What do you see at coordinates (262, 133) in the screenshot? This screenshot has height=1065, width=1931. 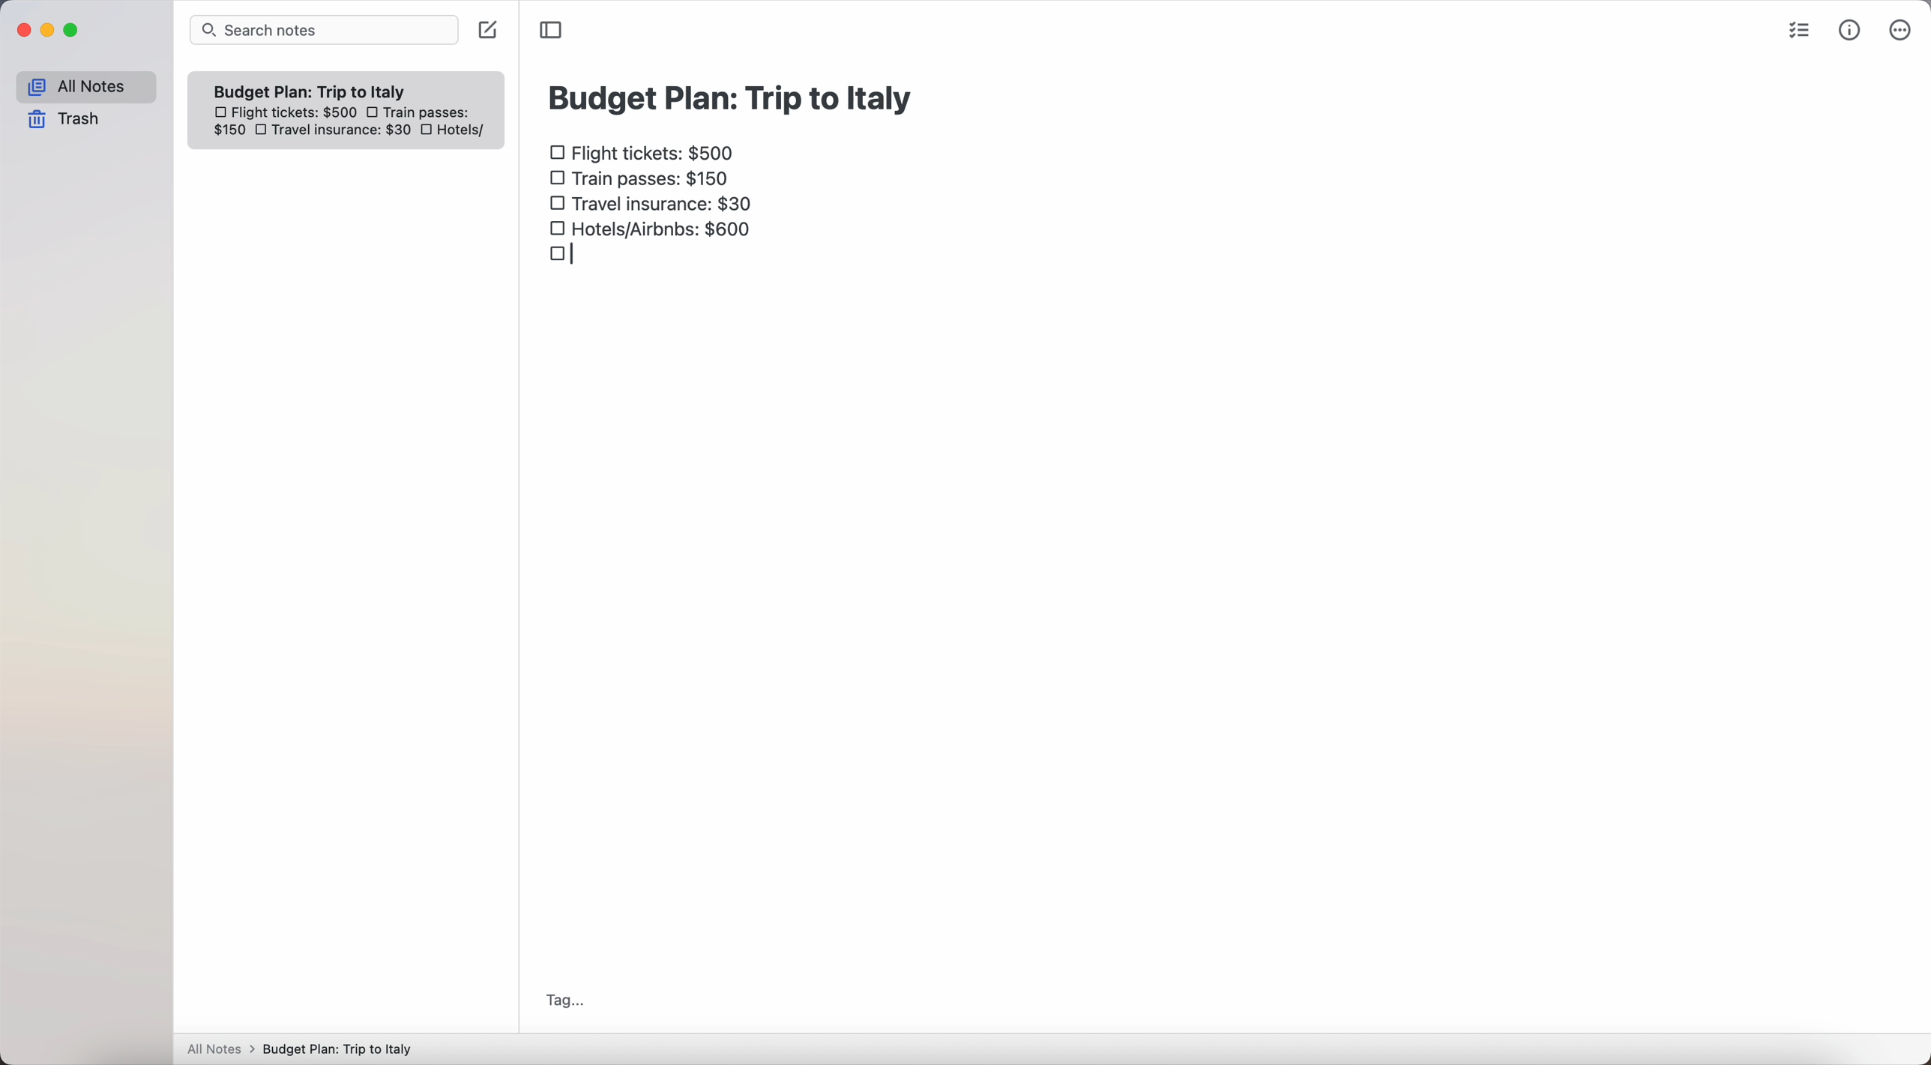 I see `checkbox` at bounding box center [262, 133].